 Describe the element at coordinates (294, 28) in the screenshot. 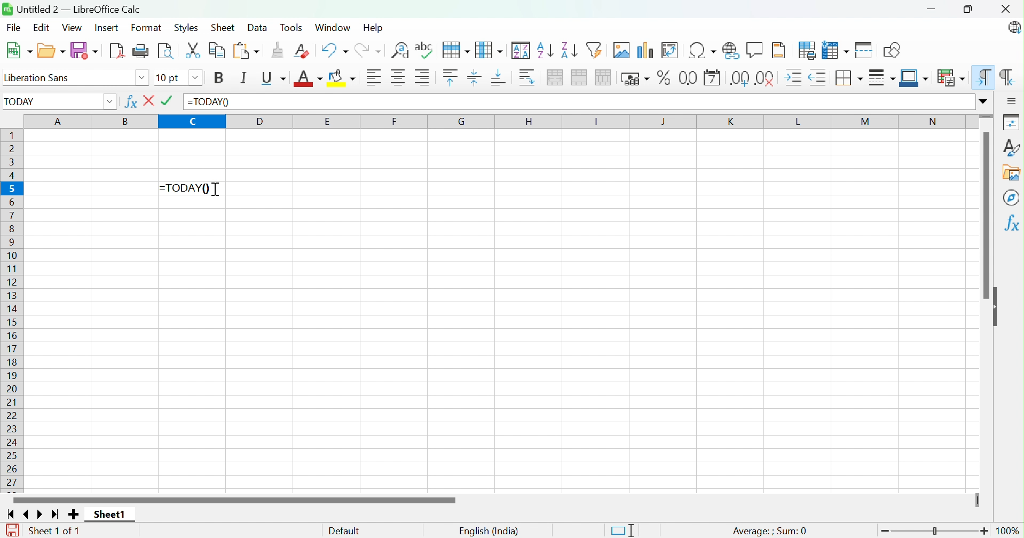

I see `Tools` at that location.